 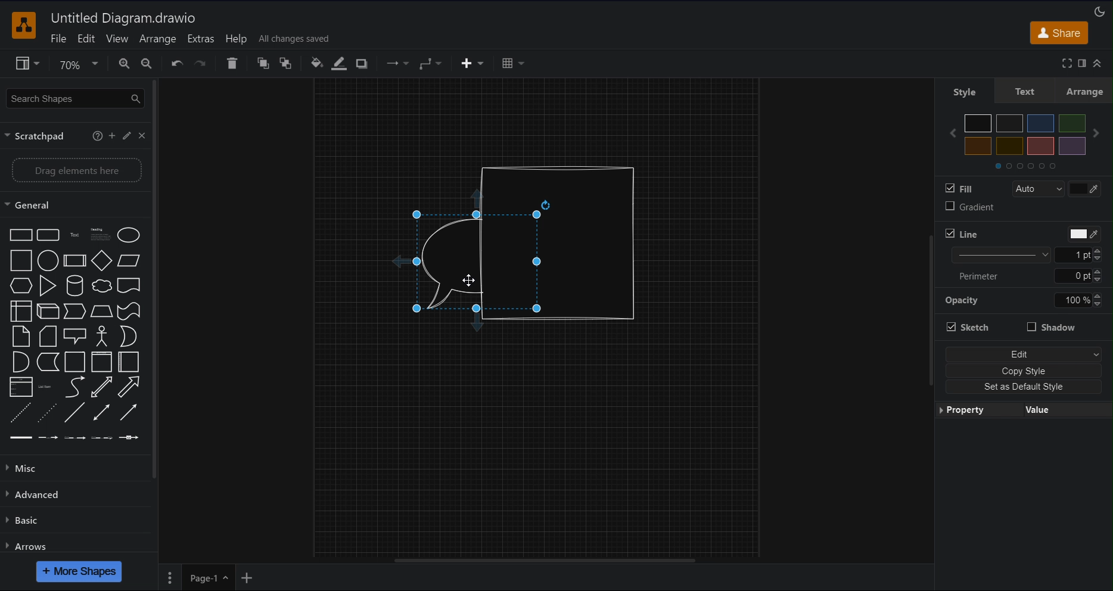 I want to click on Manually input line thickness, so click(x=1073, y=255).